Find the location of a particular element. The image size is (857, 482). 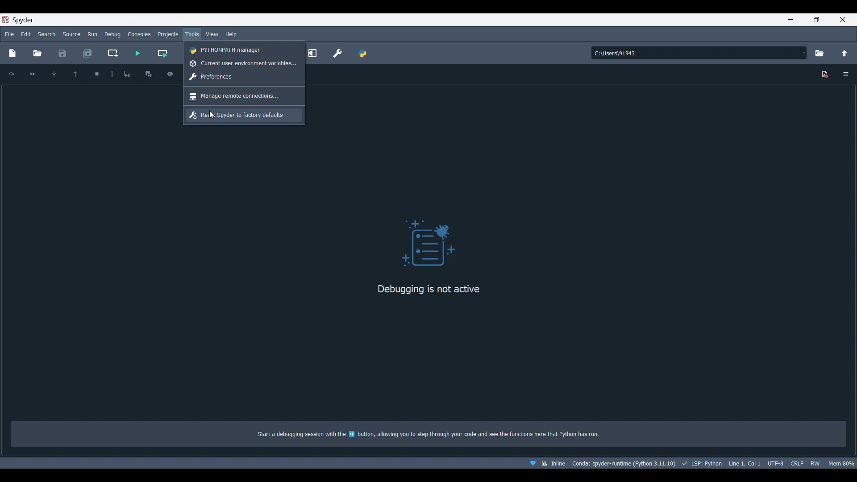

File menu is located at coordinates (10, 33).